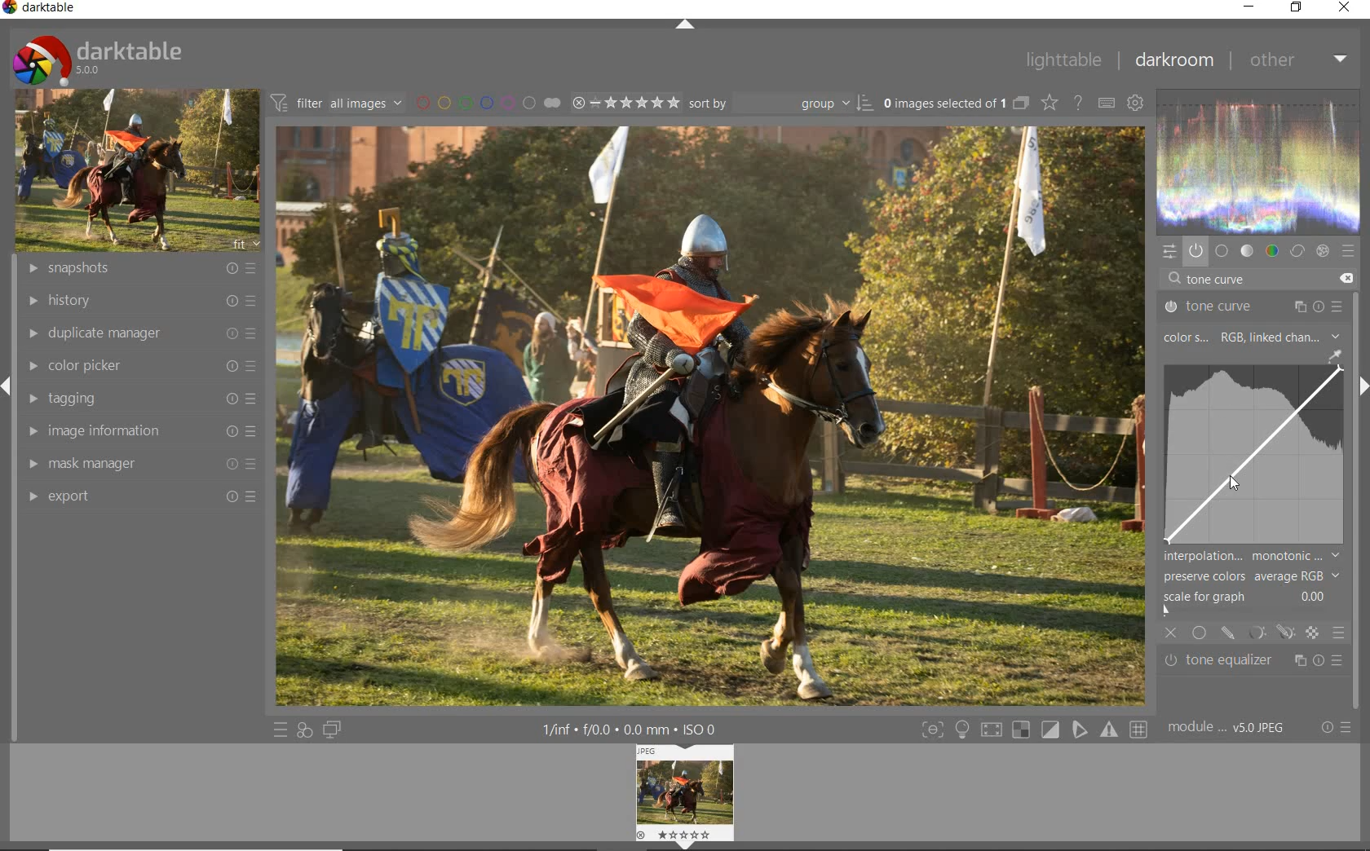  Describe the element at coordinates (1219, 280) in the screenshot. I see `input value` at that location.